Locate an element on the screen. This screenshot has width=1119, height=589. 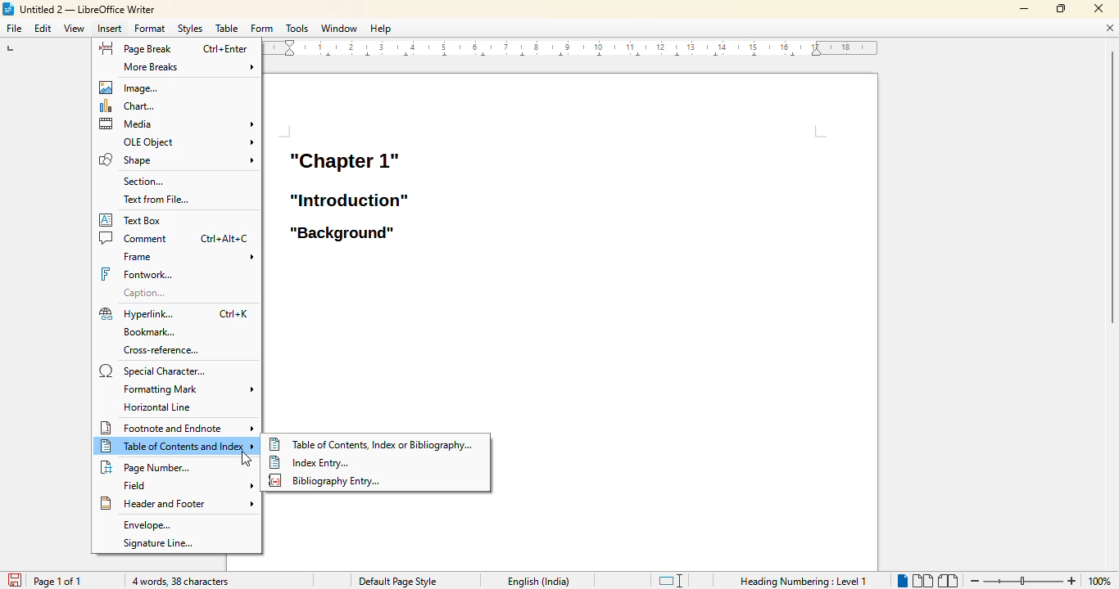
close is located at coordinates (1098, 7).